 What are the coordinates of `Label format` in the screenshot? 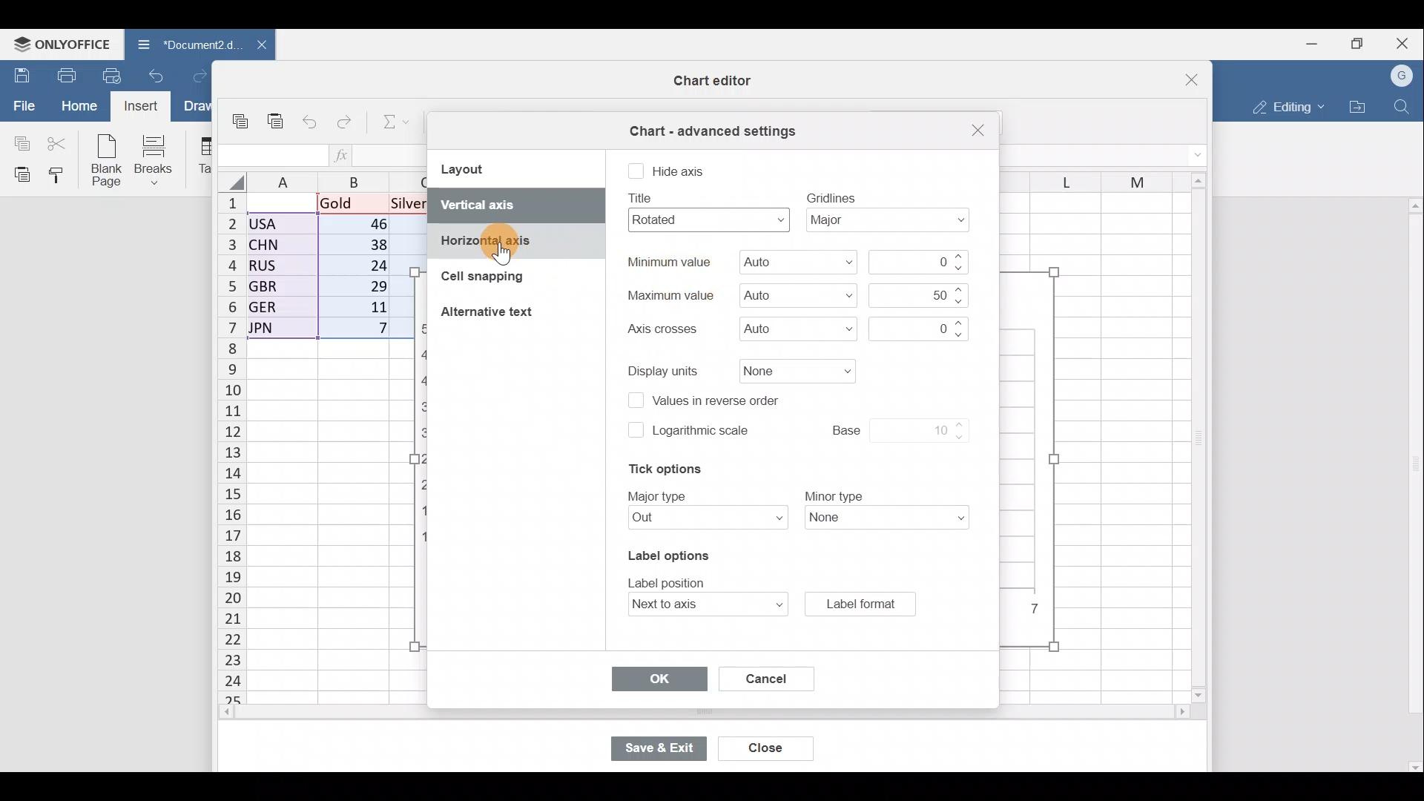 It's located at (860, 603).